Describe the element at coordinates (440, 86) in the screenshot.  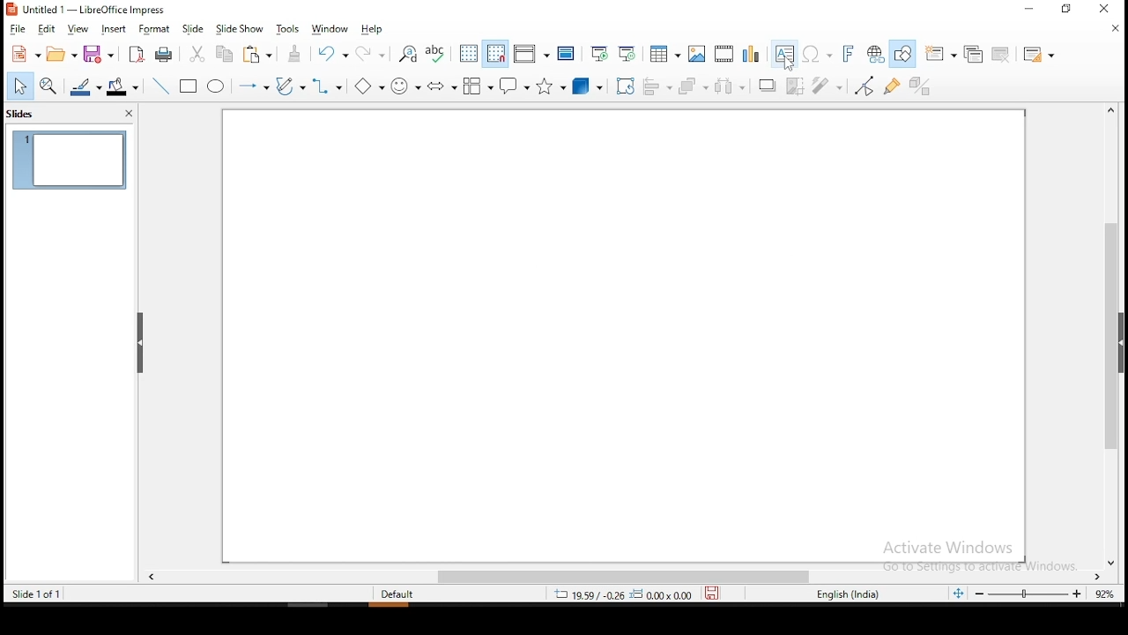
I see `block arrows` at that location.